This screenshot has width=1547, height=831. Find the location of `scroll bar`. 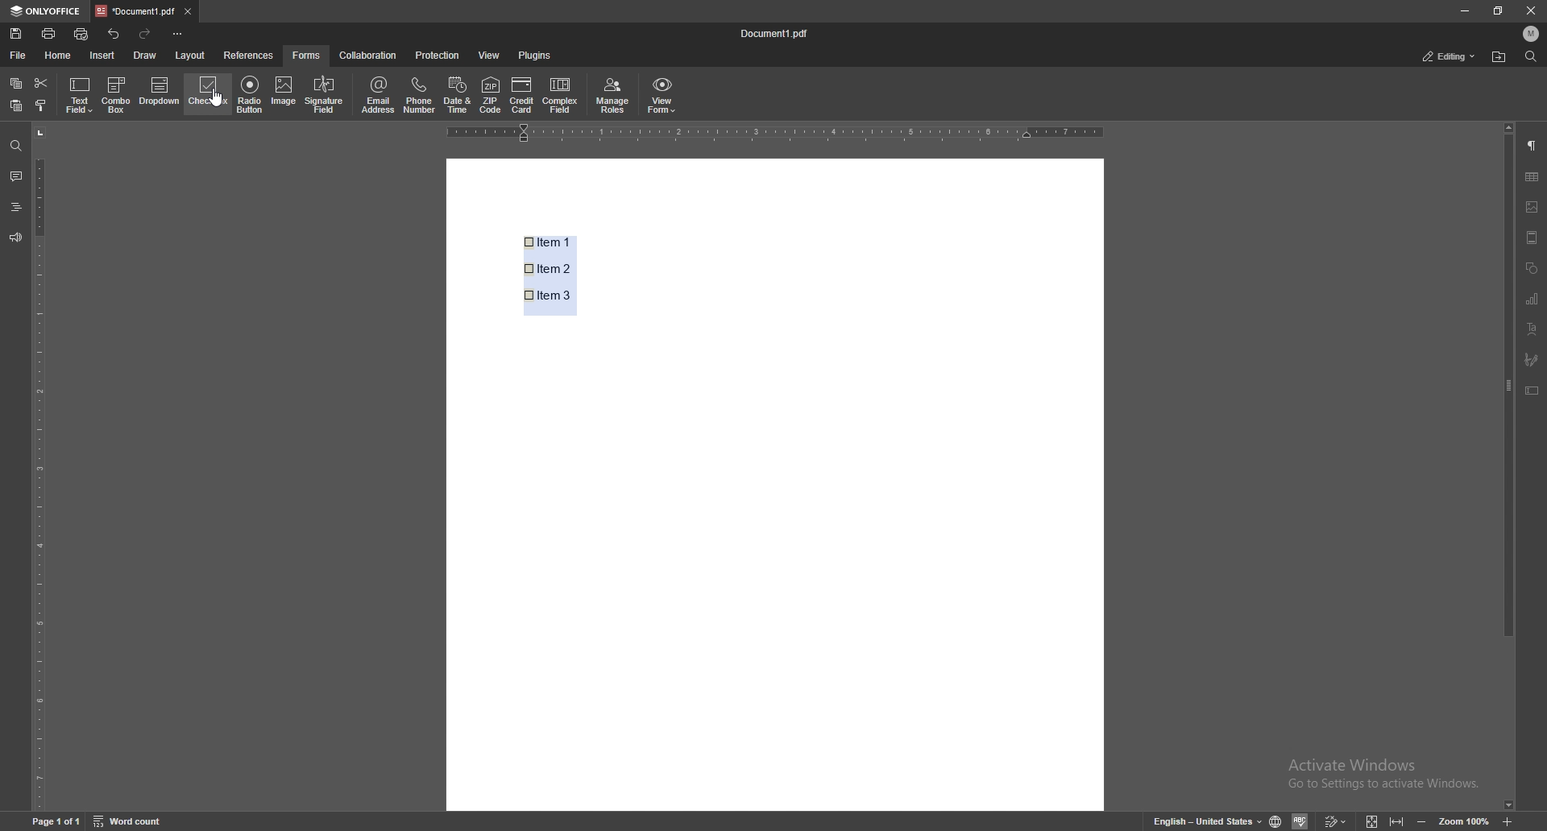

scroll bar is located at coordinates (1508, 466).